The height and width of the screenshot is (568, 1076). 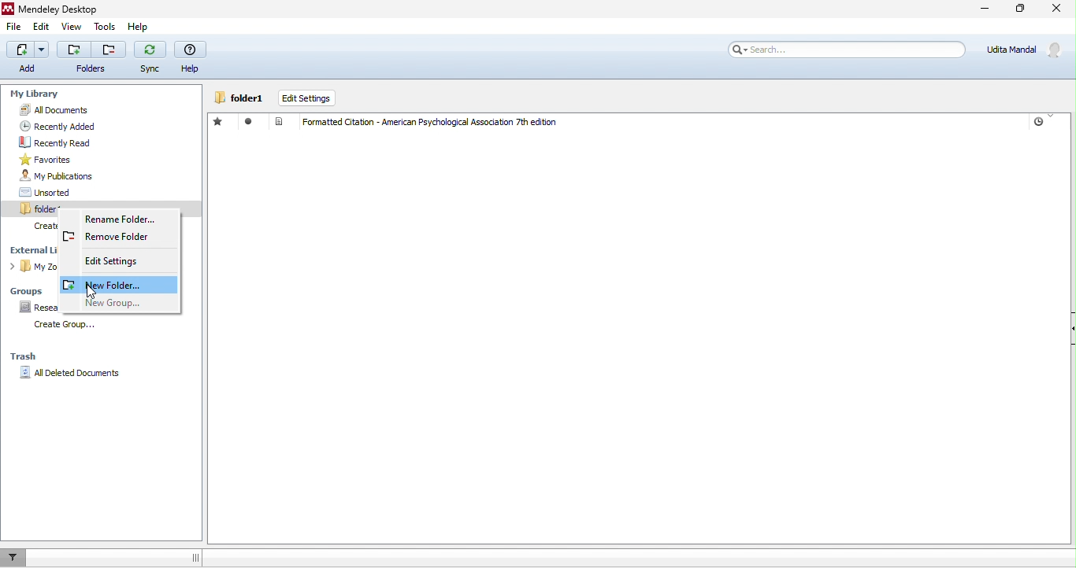 What do you see at coordinates (67, 175) in the screenshot?
I see `my publications` at bounding box center [67, 175].